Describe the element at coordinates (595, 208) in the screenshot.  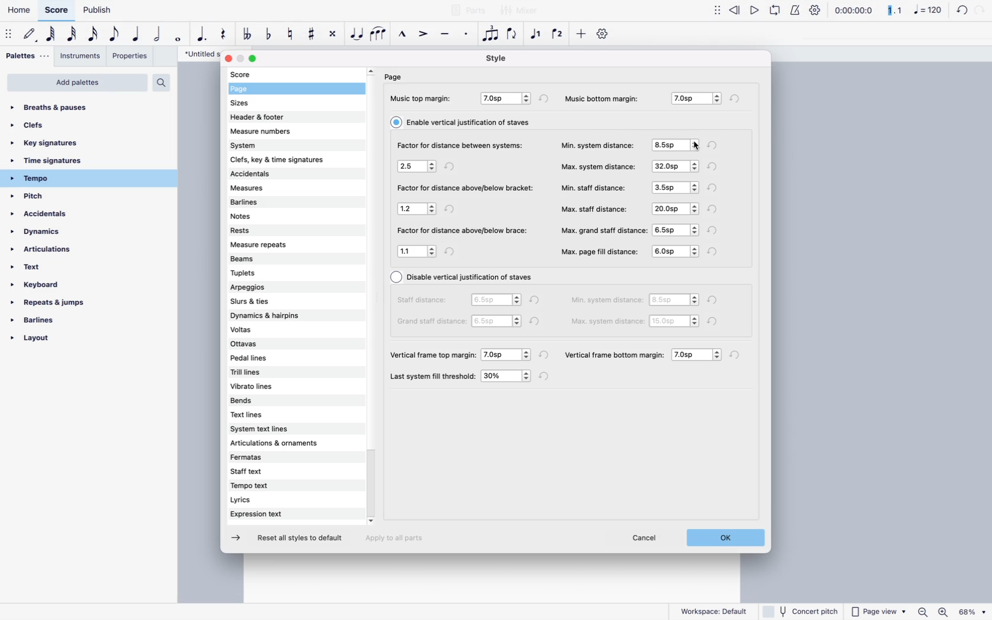
I see `max staff distance` at that location.